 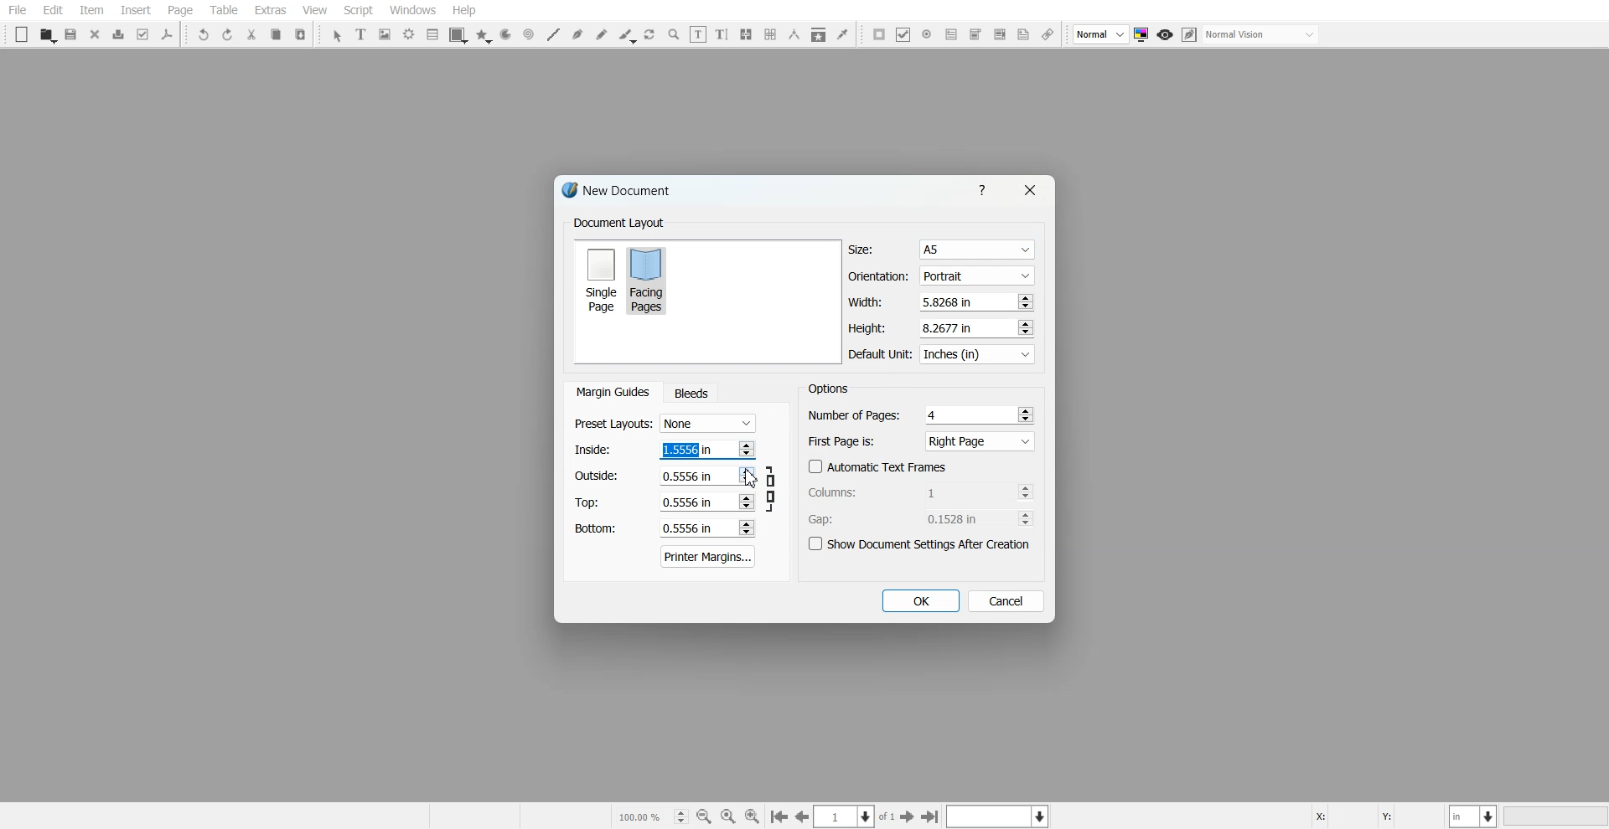 I want to click on Column adjuster, so click(x=922, y=492).